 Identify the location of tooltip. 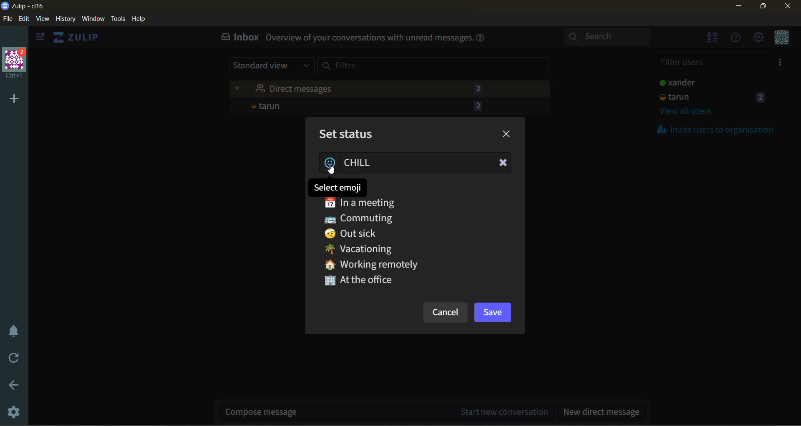
(340, 188).